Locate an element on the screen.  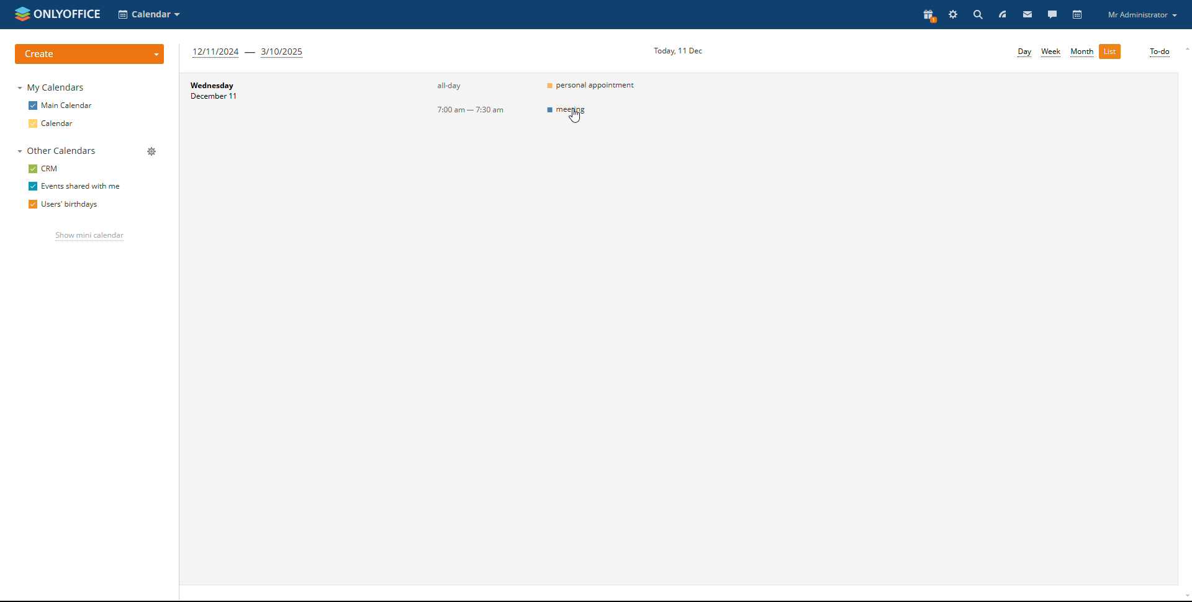
mail is located at coordinates (1028, 14).